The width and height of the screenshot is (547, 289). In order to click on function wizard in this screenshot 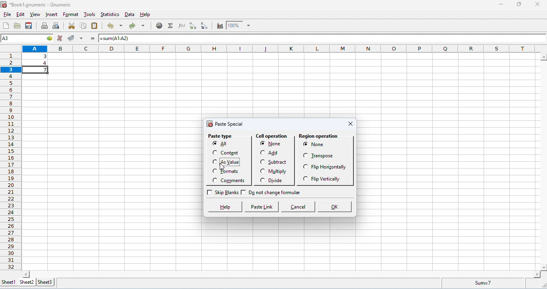, I will do `click(181, 26)`.